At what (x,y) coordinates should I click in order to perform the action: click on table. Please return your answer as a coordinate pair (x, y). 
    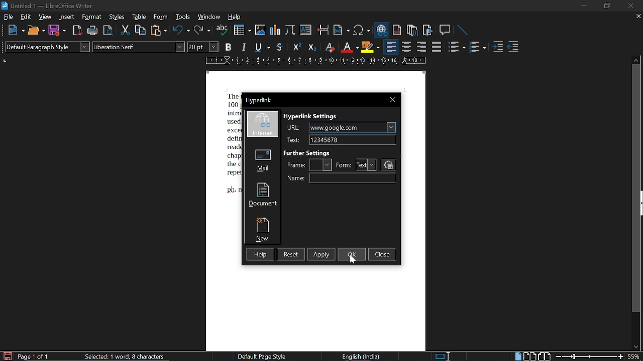
    Looking at the image, I should click on (140, 18).